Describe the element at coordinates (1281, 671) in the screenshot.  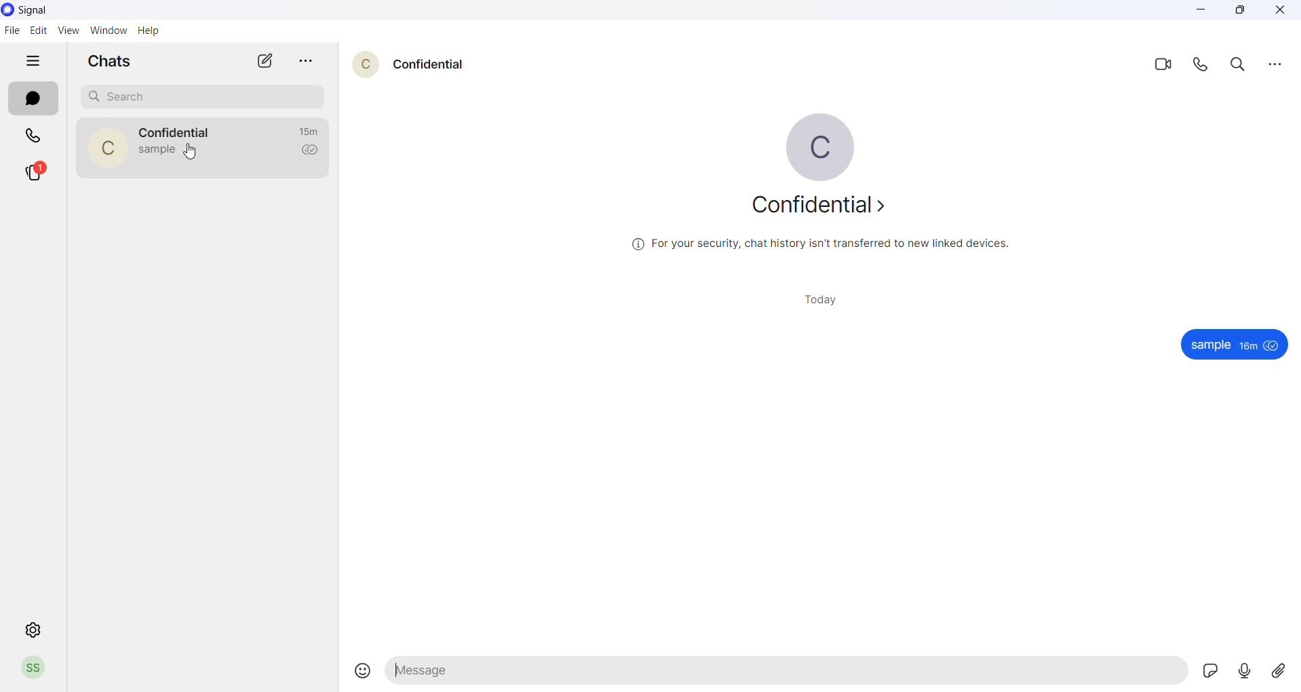
I see `send attachment` at that location.